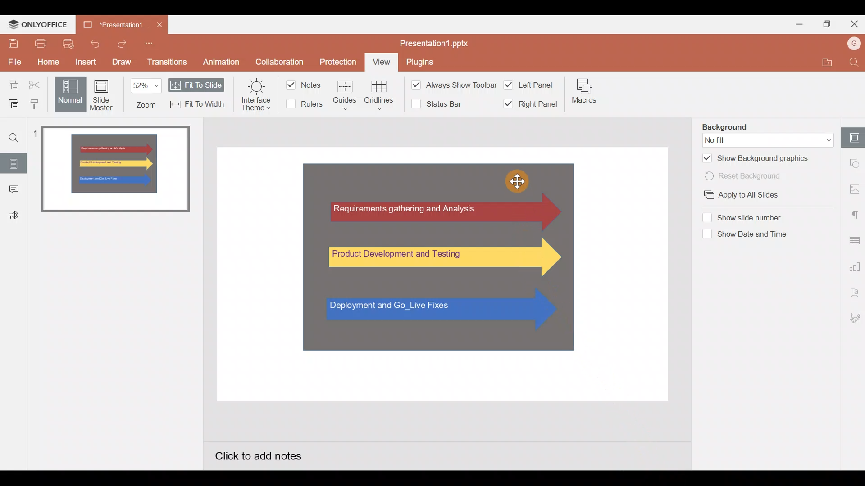  Describe the element at coordinates (68, 94) in the screenshot. I see `Normal` at that location.